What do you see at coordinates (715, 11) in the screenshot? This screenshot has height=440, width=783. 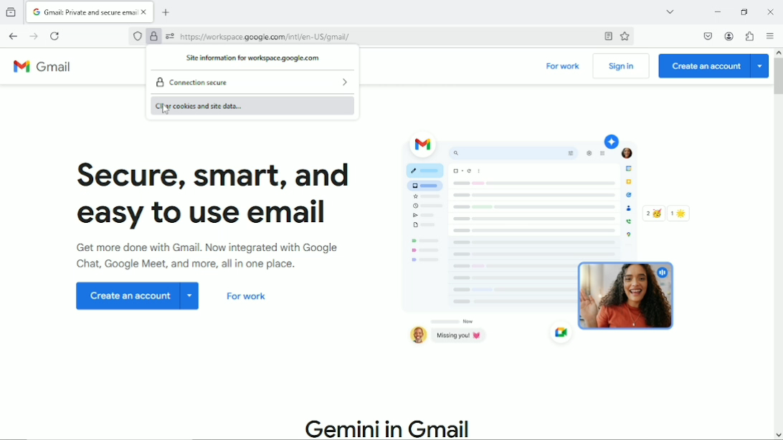 I see `Minimize` at bounding box center [715, 11].